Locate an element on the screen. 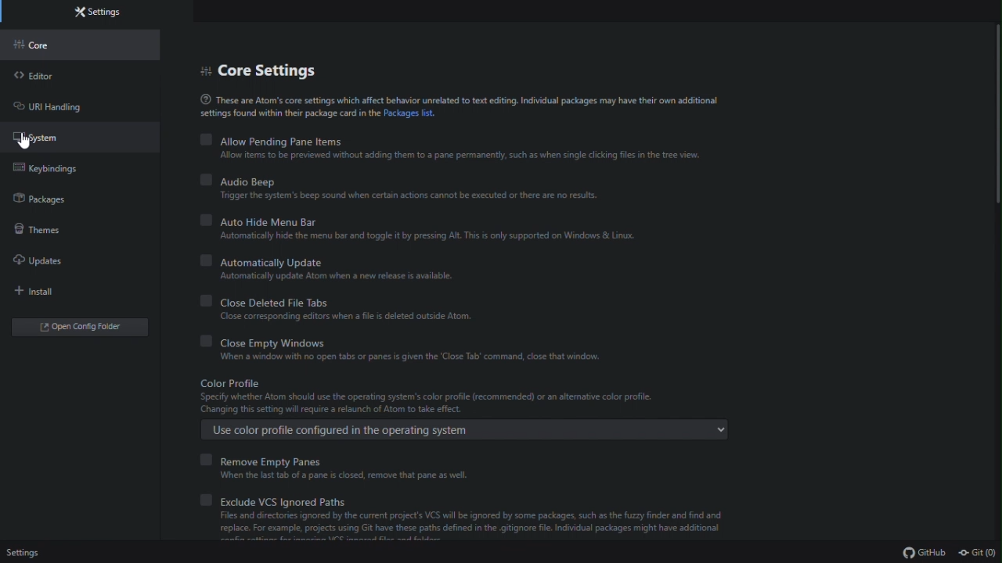 The height and width of the screenshot is (563, 1002). gtihub is located at coordinates (925, 554).